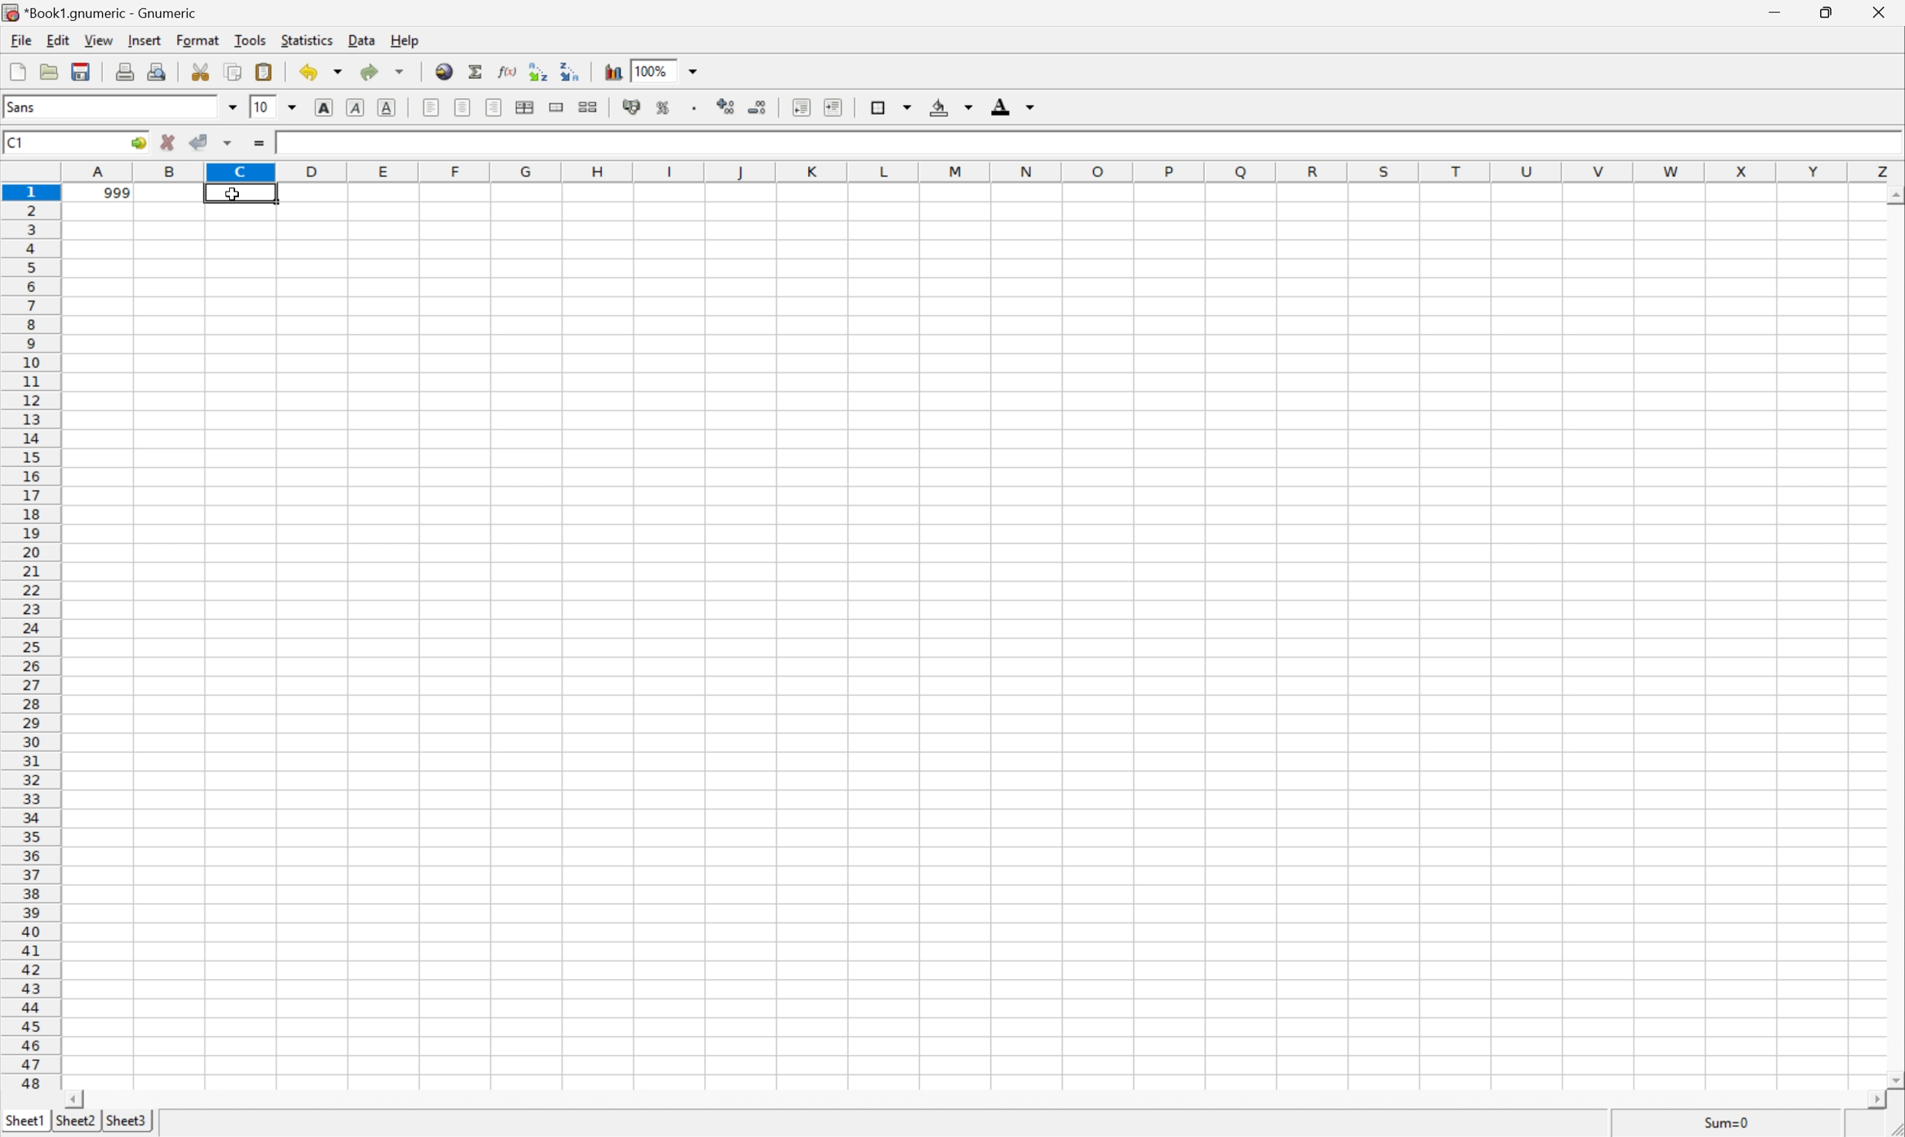 The height and width of the screenshot is (1137, 1905). What do you see at coordinates (251, 41) in the screenshot?
I see `tools` at bounding box center [251, 41].